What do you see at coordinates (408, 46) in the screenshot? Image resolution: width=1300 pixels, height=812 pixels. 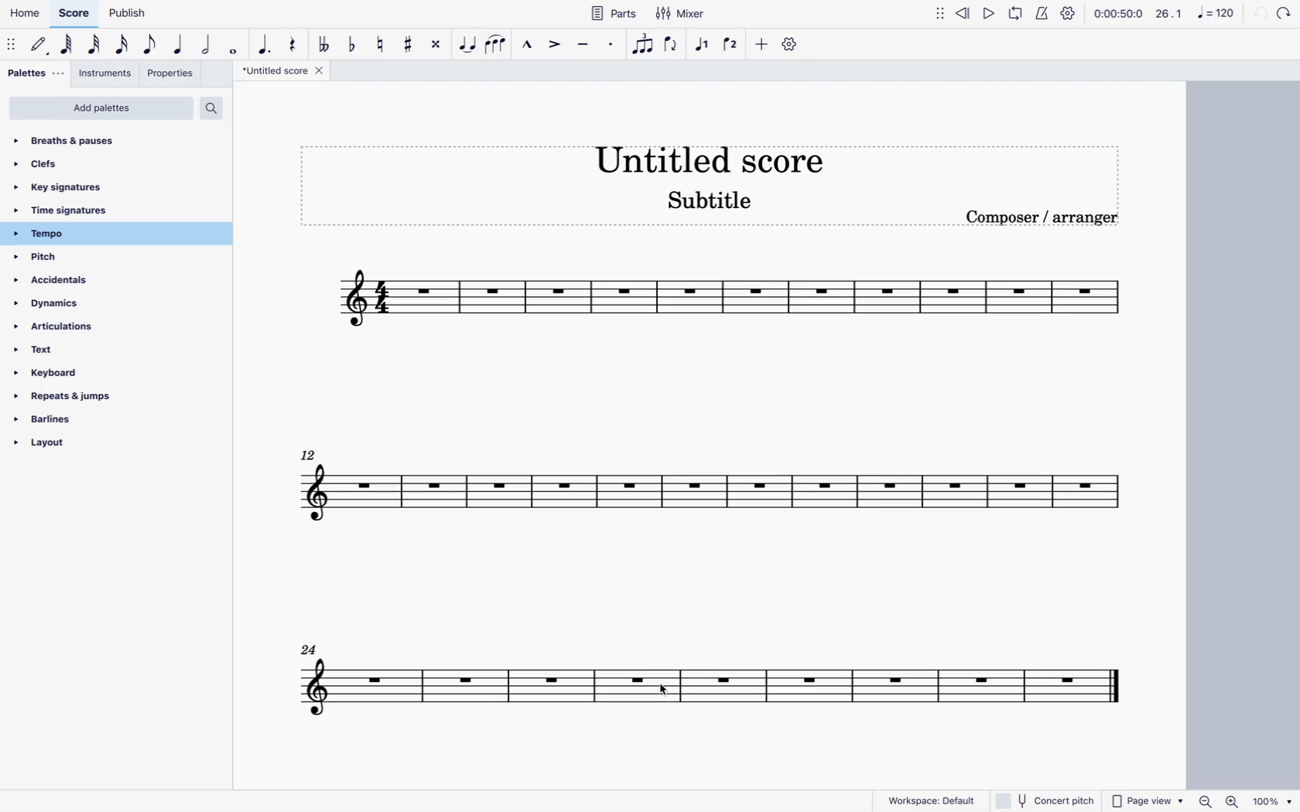 I see `toggle sharp` at bounding box center [408, 46].